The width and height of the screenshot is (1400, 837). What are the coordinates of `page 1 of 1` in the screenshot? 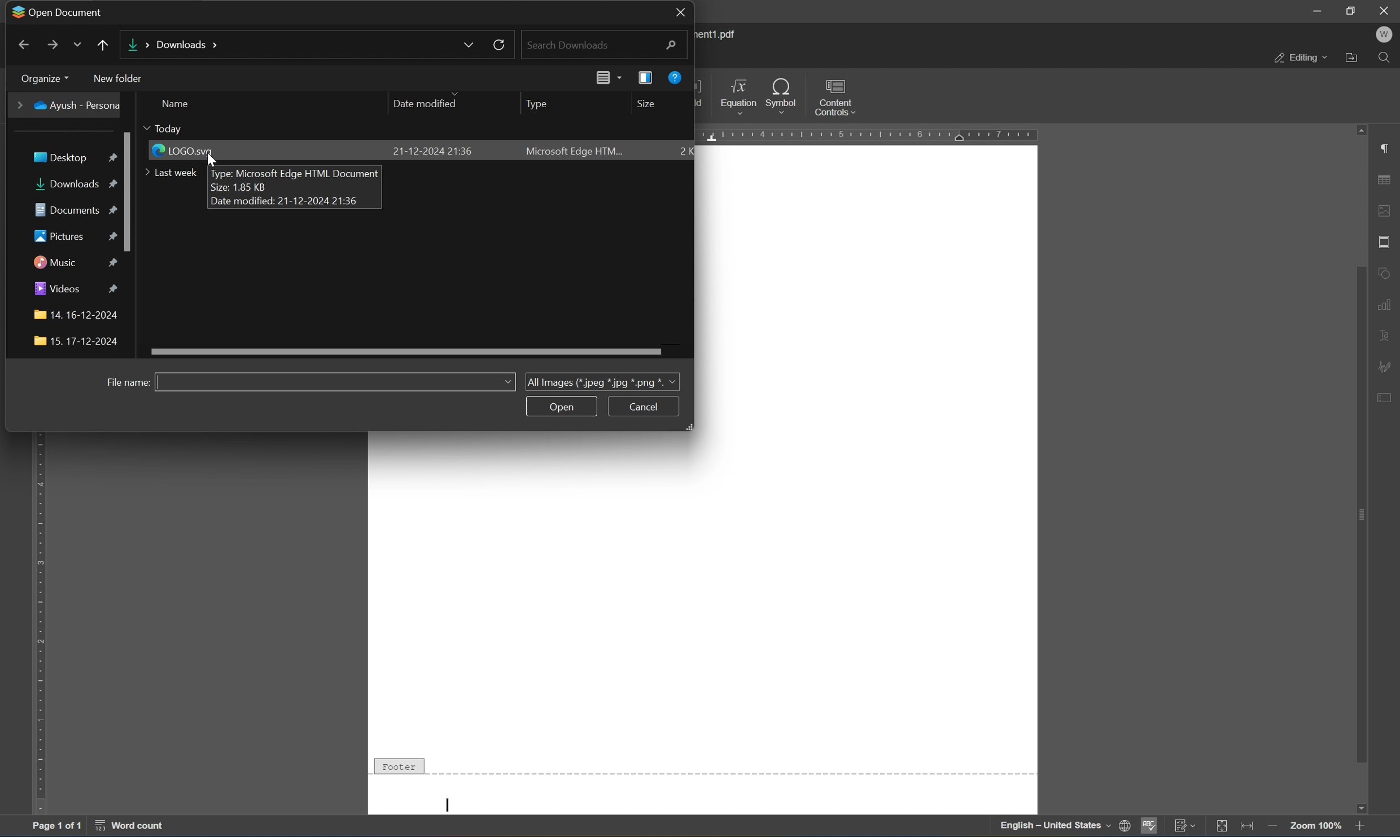 It's located at (59, 823).